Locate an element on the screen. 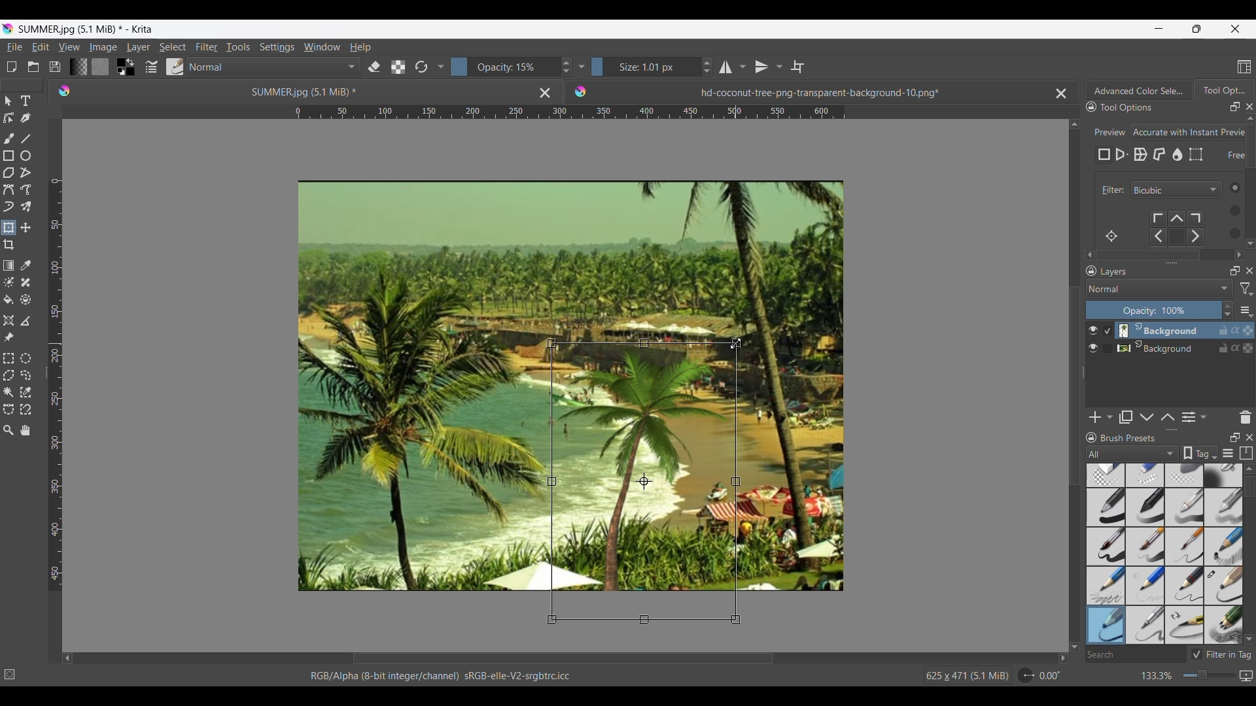 The image size is (1256, 706). Select is located at coordinates (173, 47).